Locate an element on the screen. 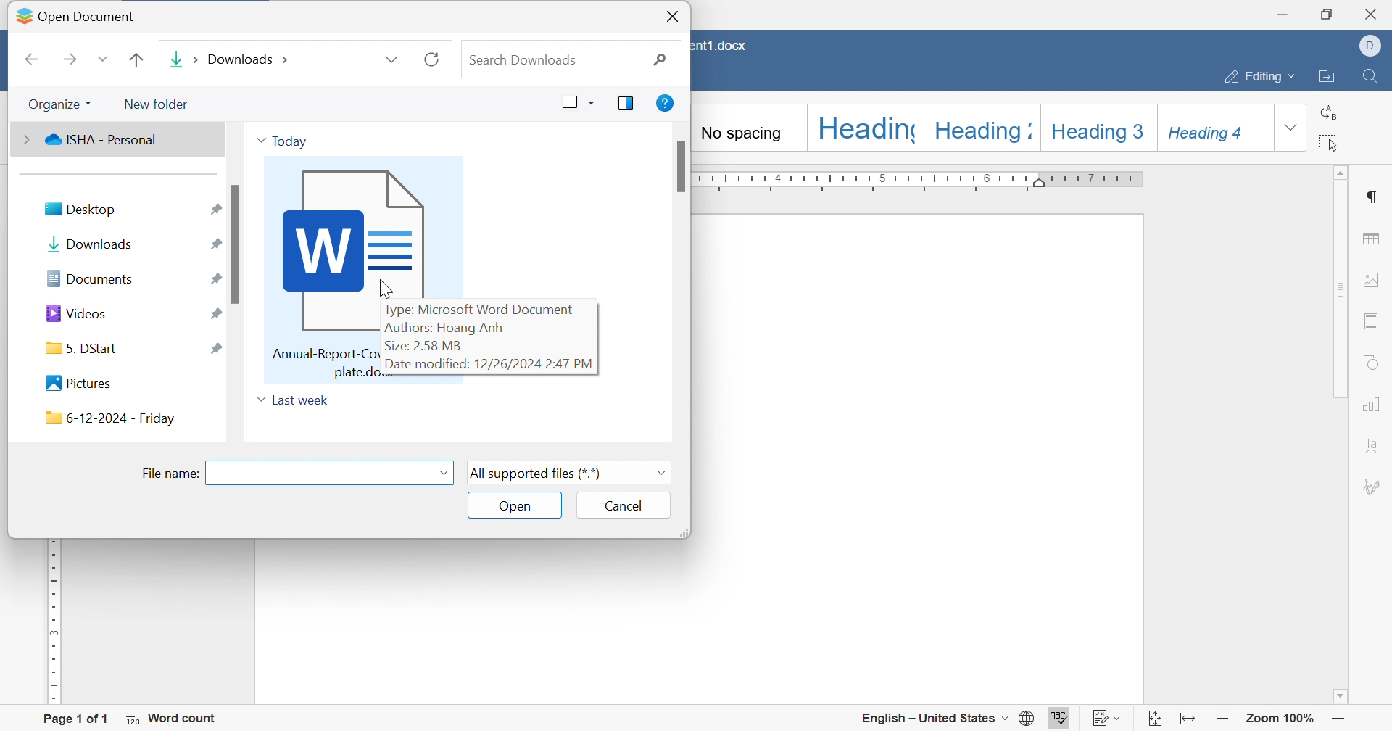 The width and height of the screenshot is (1392, 731). ISHA - personal is located at coordinates (92, 139).